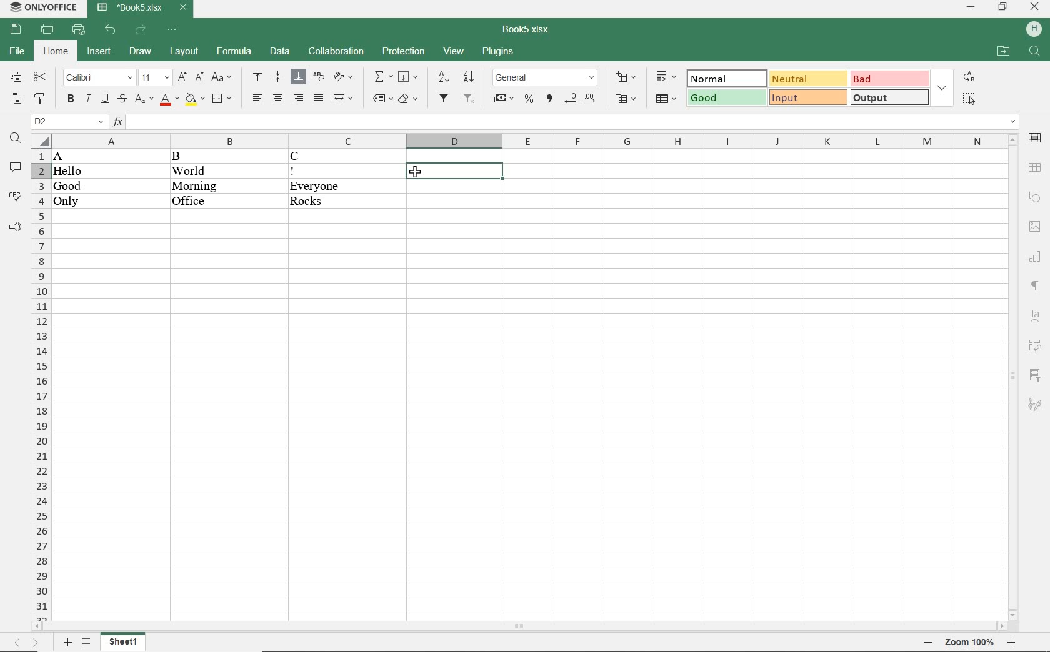  I want to click on collaboration, so click(335, 52).